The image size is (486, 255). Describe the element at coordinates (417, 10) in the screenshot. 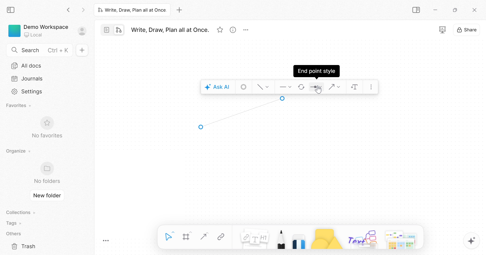

I see `Collapse sidebar` at that location.